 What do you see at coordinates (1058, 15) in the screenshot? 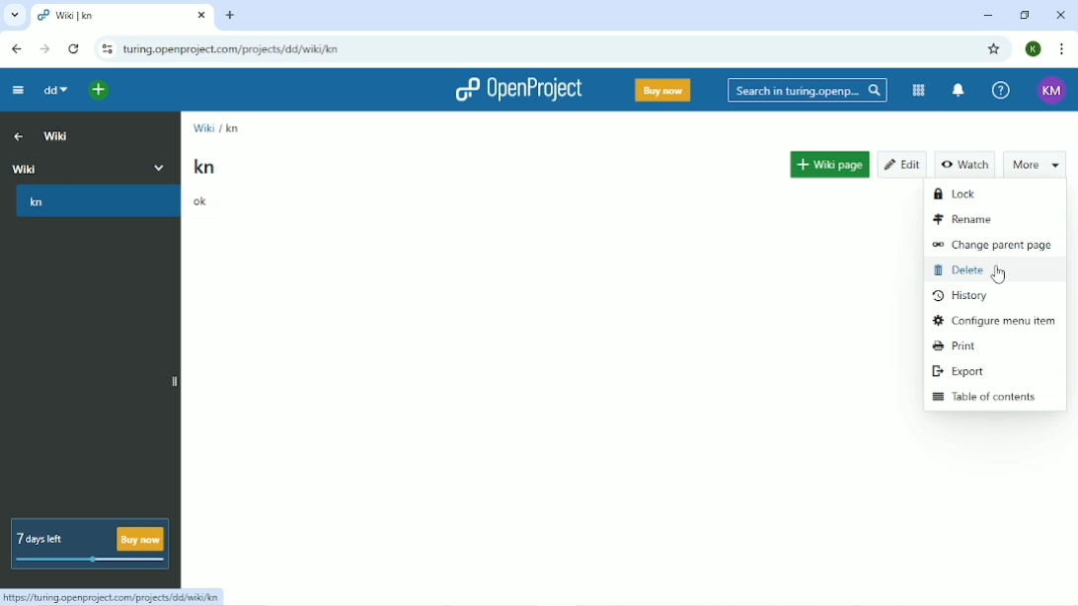
I see `Close` at bounding box center [1058, 15].